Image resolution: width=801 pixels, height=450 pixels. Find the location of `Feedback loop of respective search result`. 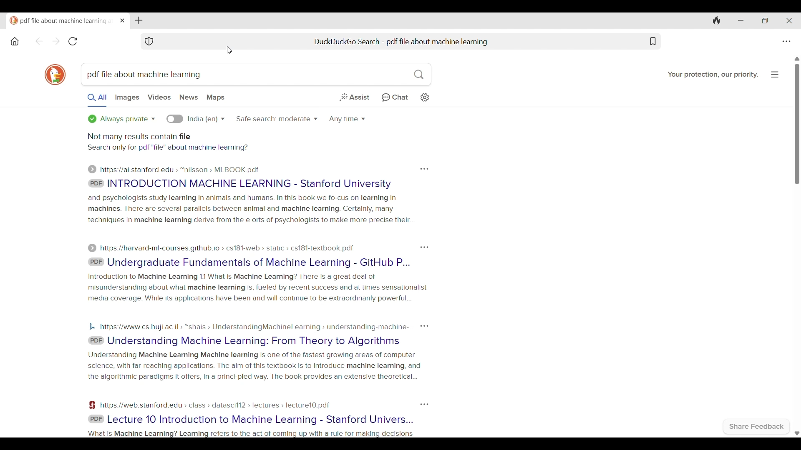

Feedback loop of respective search result is located at coordinates (424, 405).